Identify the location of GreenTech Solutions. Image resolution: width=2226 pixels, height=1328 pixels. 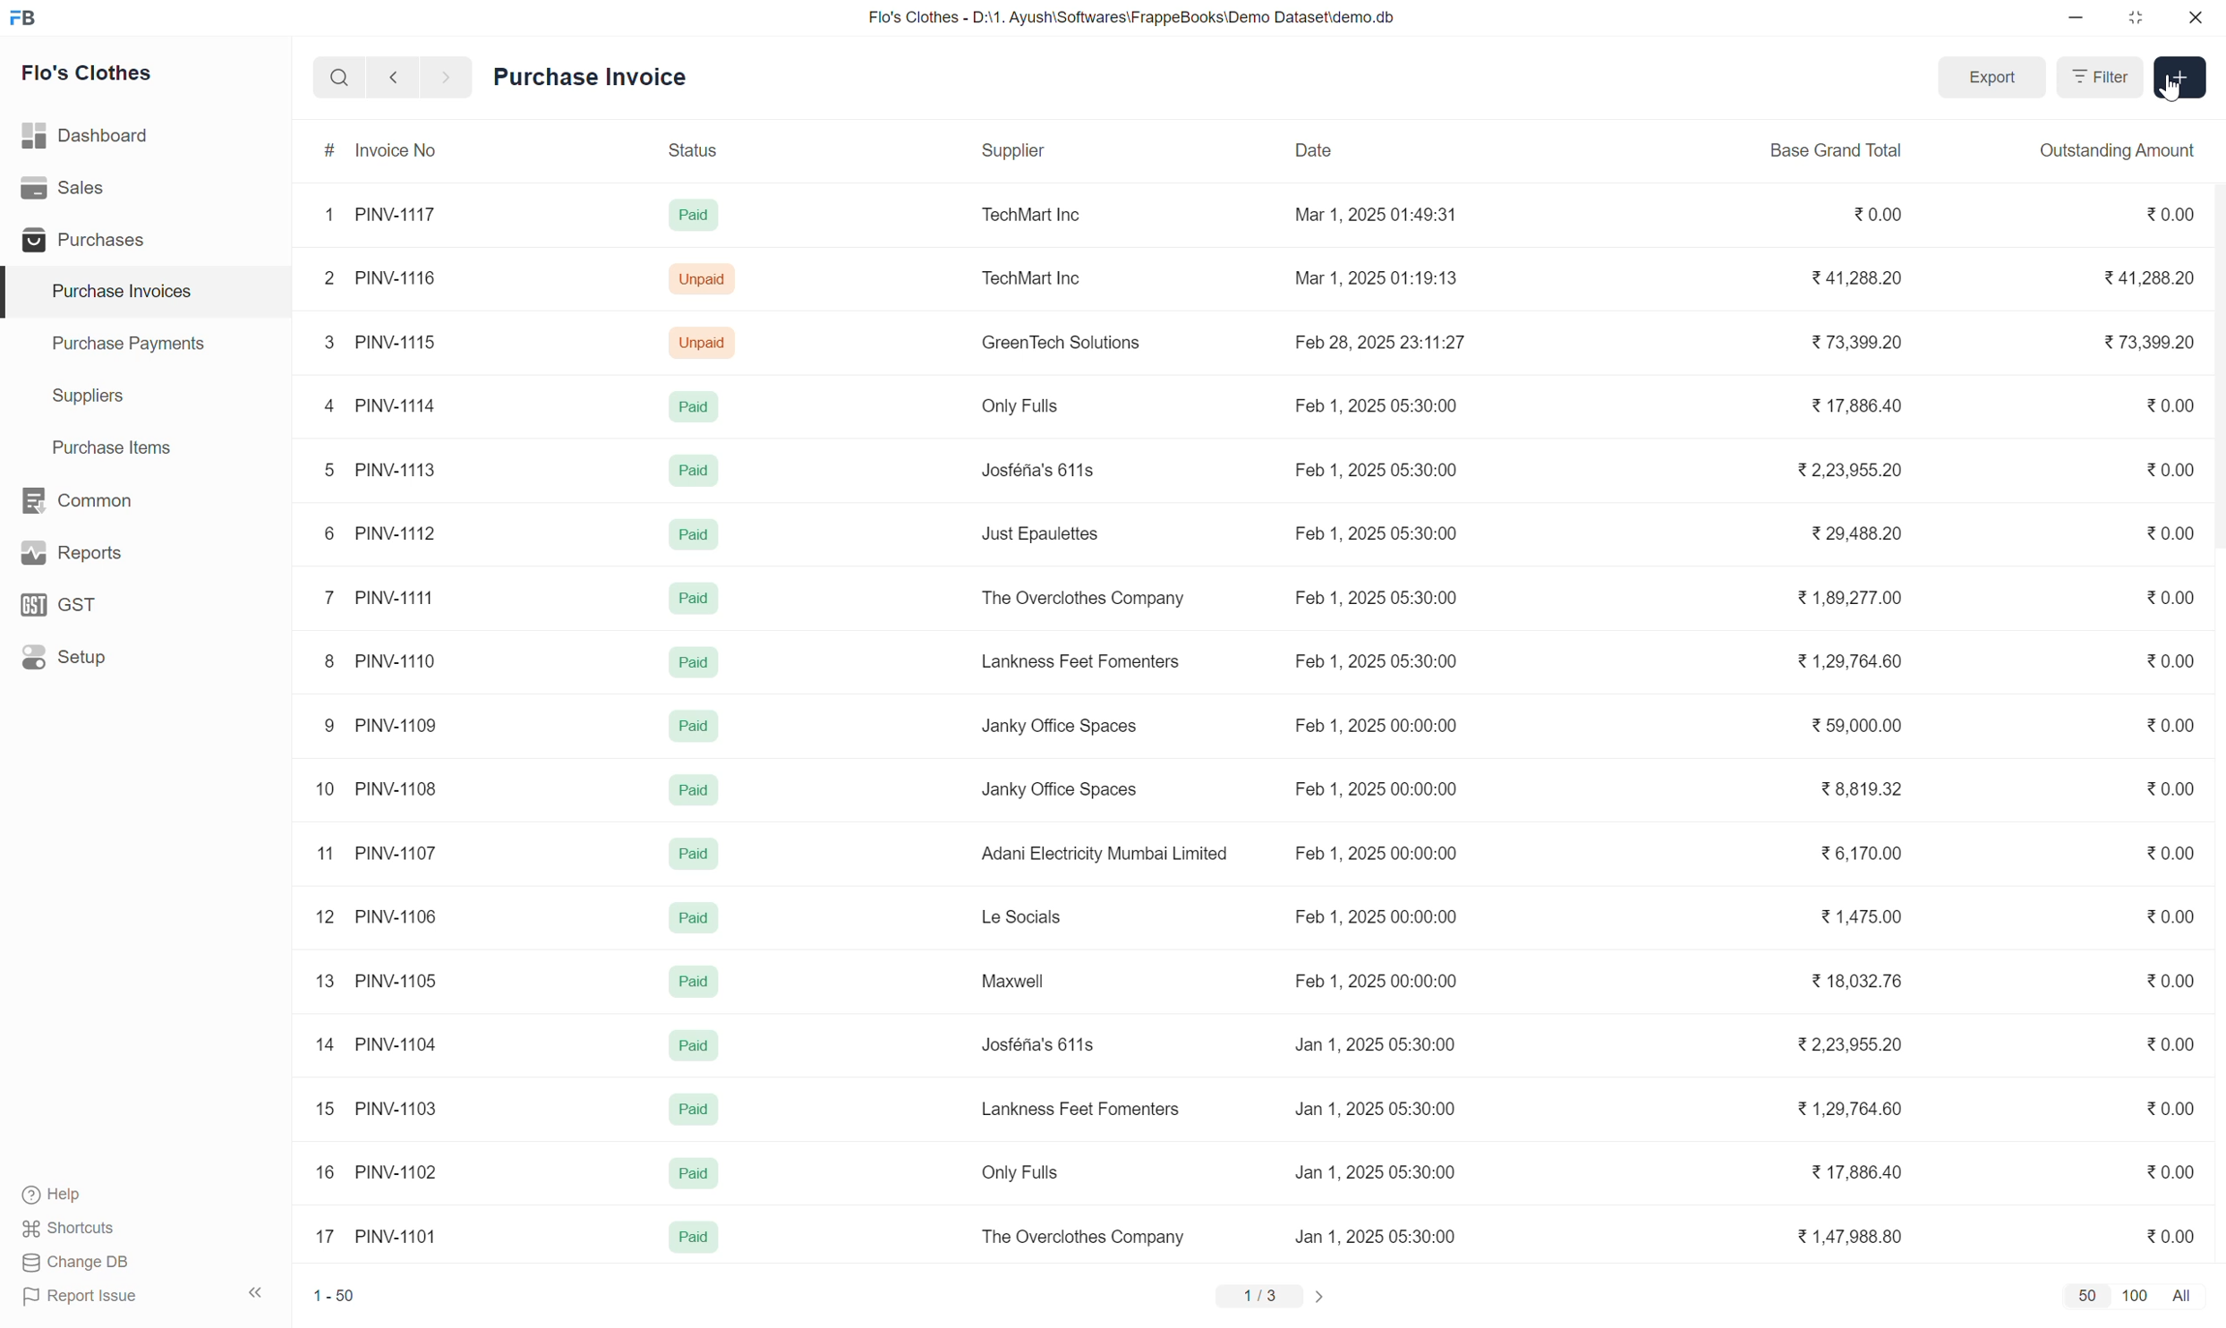
(1061, 342).